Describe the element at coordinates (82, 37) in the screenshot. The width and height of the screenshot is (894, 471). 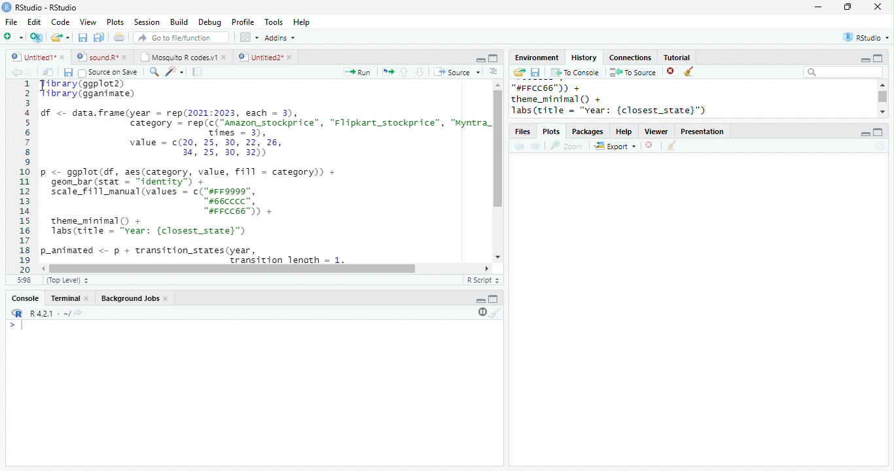
I see `save` at that location.